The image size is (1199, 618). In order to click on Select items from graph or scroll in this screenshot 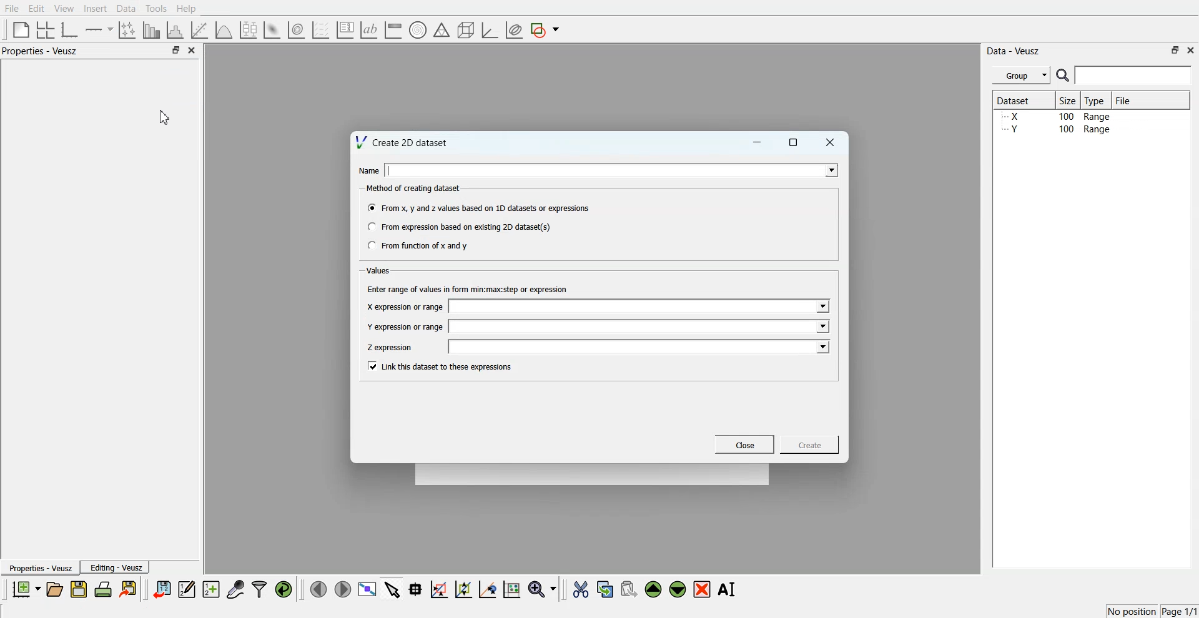, I will do `click(393, 588)`.